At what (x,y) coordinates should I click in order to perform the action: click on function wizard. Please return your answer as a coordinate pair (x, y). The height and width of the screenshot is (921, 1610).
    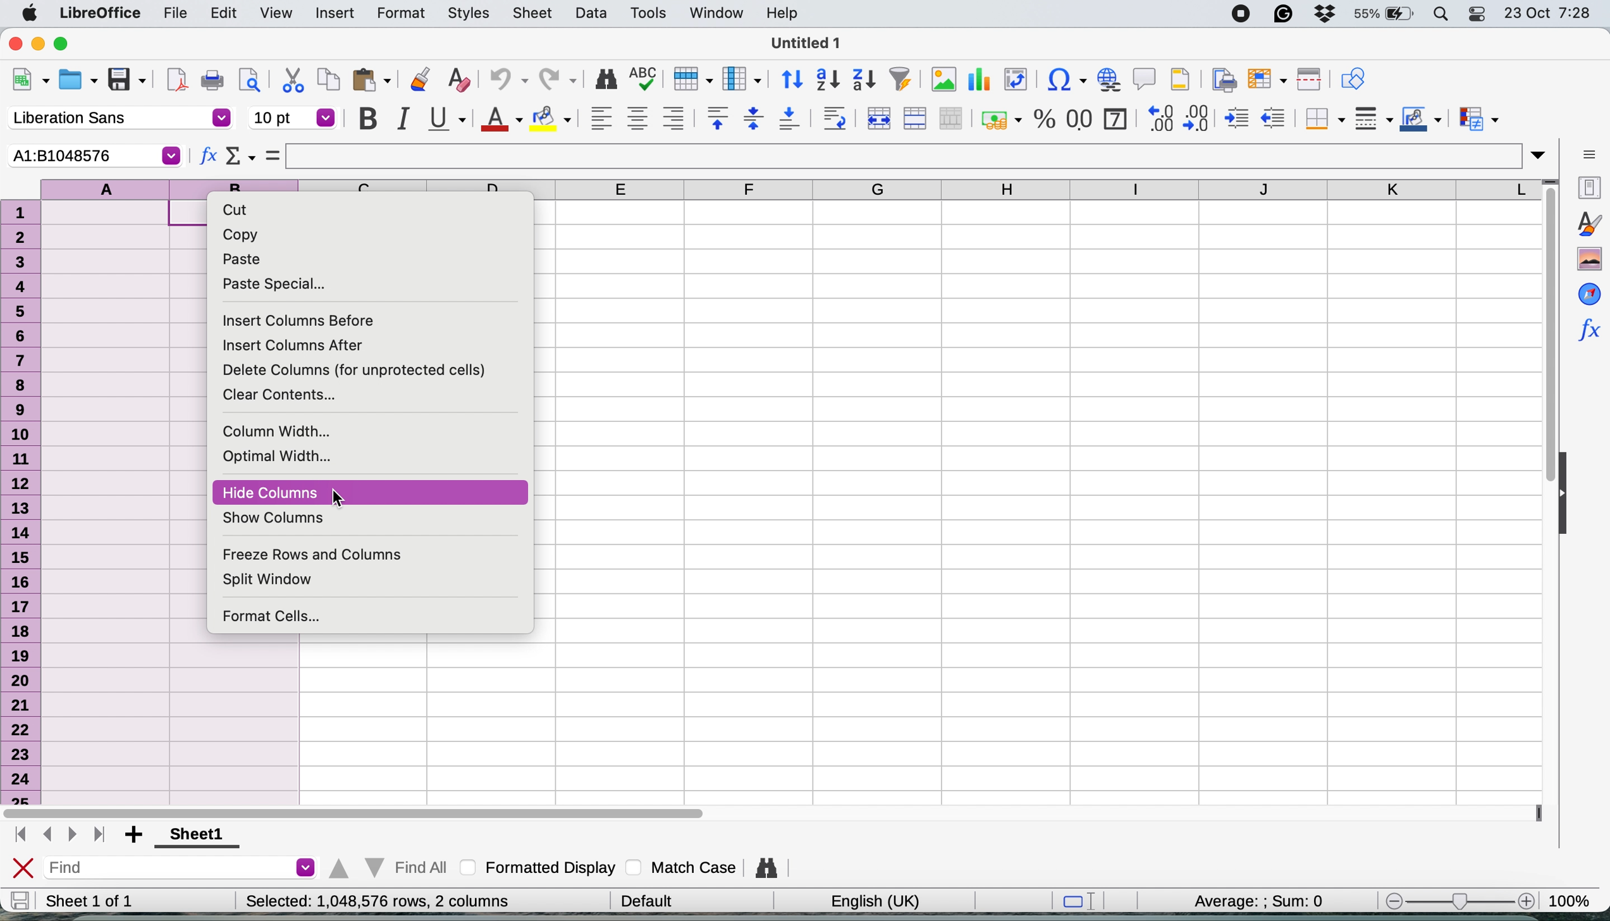
    Looking at the image, I should click on (206, 155).